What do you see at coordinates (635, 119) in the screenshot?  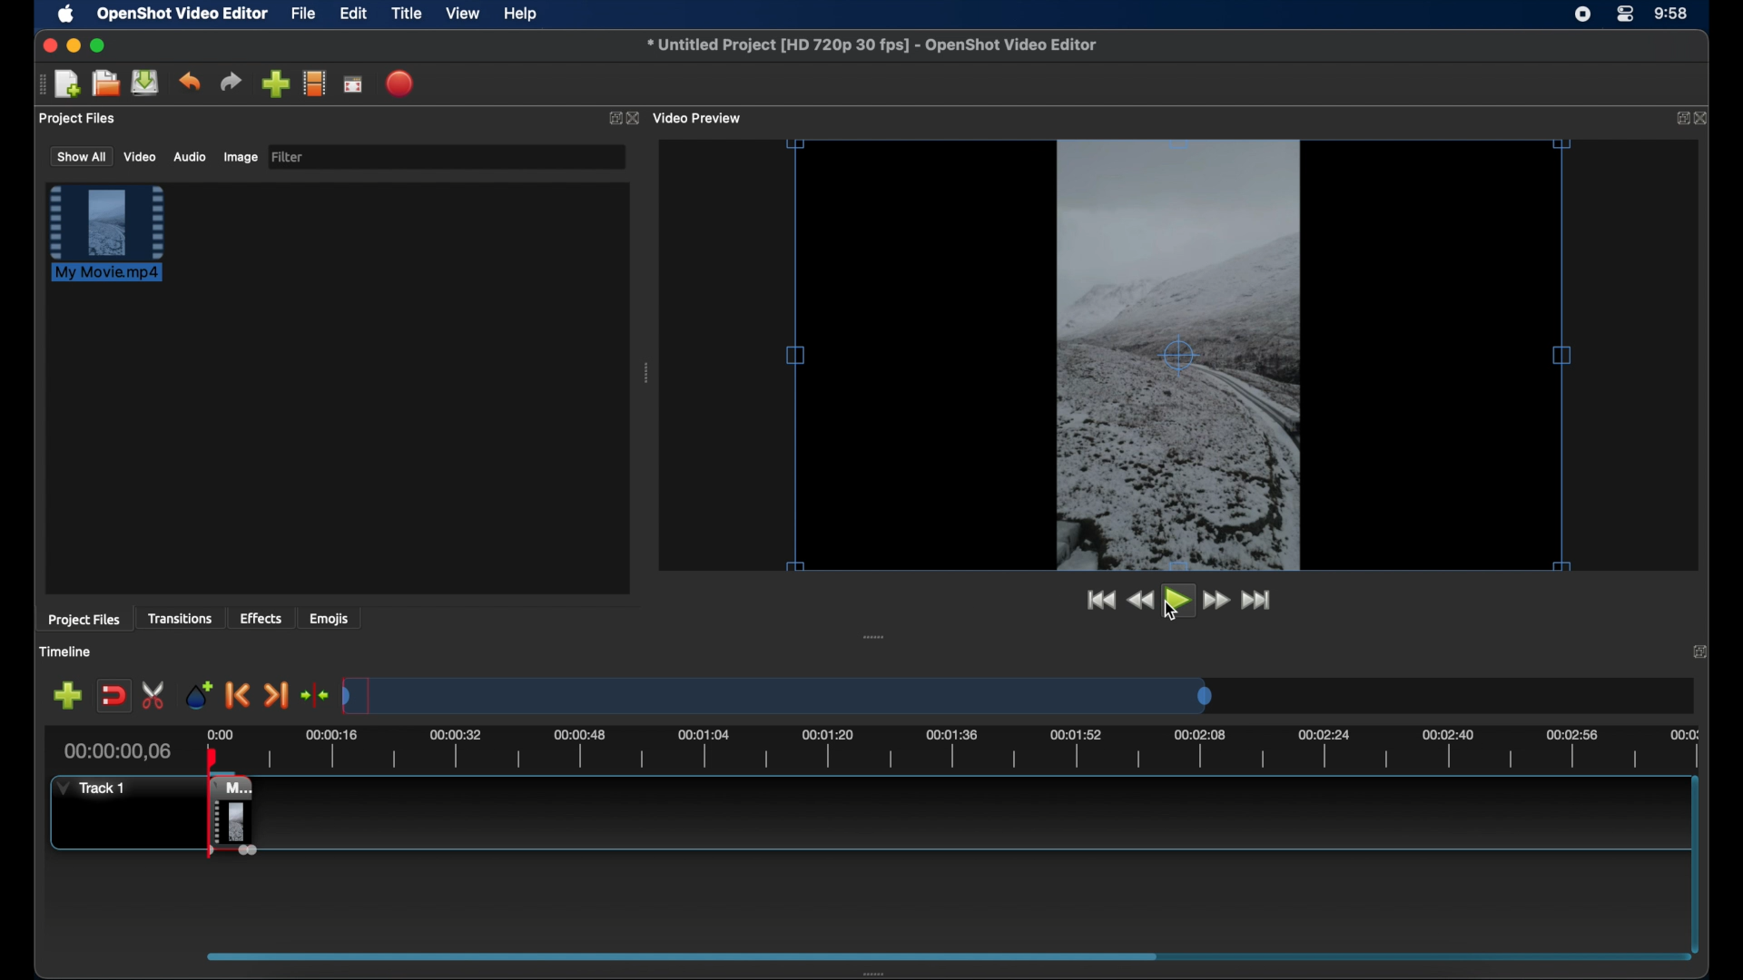 I see `close` at bounding box center [635, 119].